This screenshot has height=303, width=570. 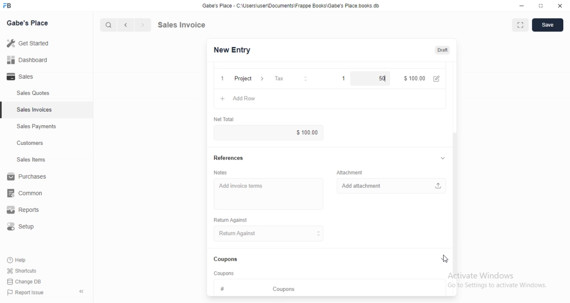 What do you see at coordinates (438, 79) in the screenshot?
I see `edit` at bounding box center [438, 79].